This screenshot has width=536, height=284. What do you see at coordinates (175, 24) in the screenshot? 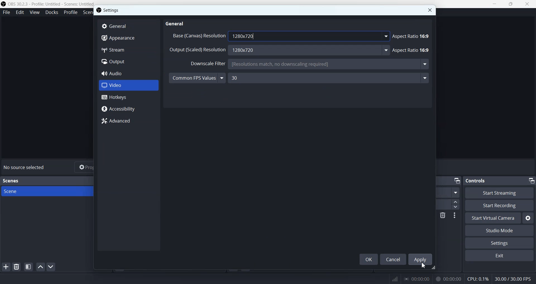
I see `General` at bounding box center [175, 24].